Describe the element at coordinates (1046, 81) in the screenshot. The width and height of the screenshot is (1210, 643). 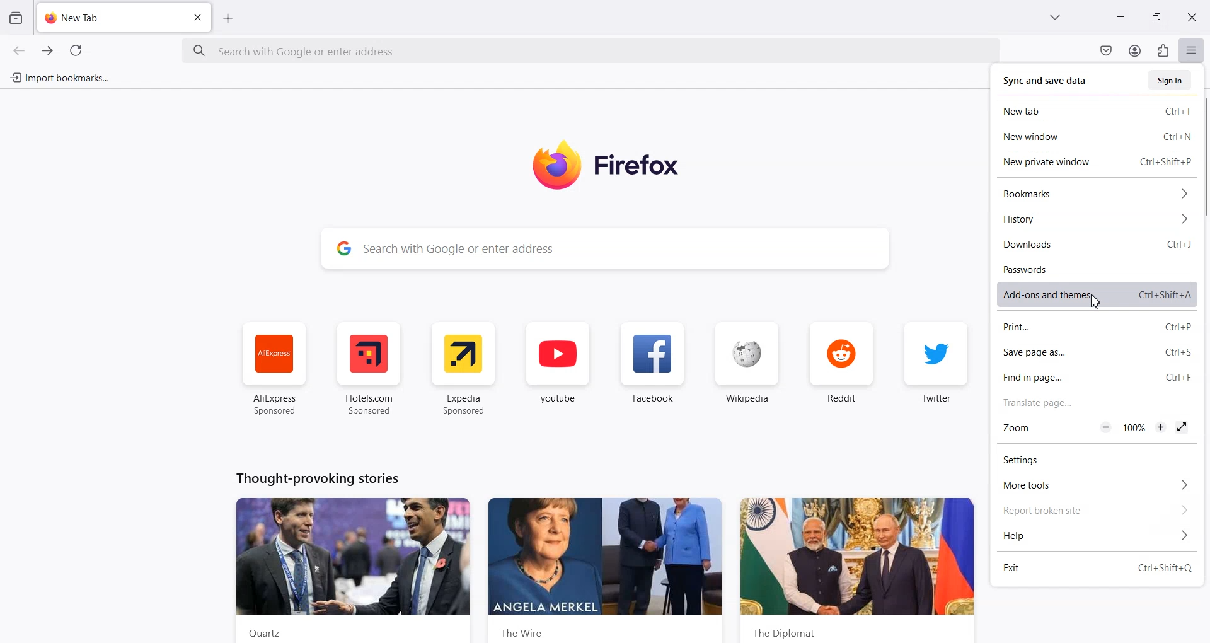
I see `Sync and save data` at that location.